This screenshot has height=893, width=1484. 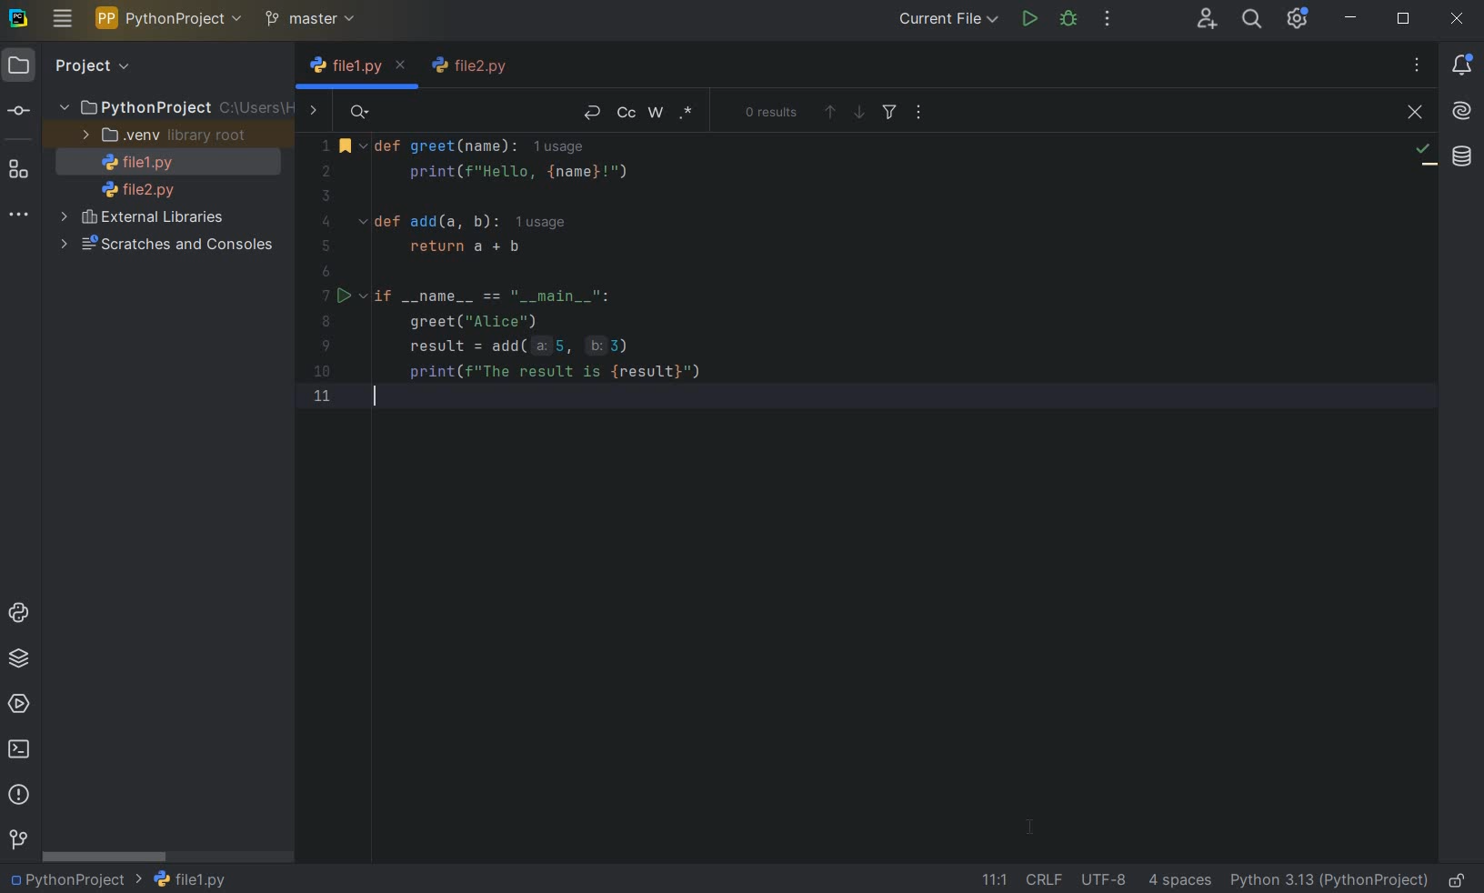 What do you see at coordinates (1460, 880) in the screenshot?
I see `MAKE FILE READY ONLY` at bounding box center [1460, 880].